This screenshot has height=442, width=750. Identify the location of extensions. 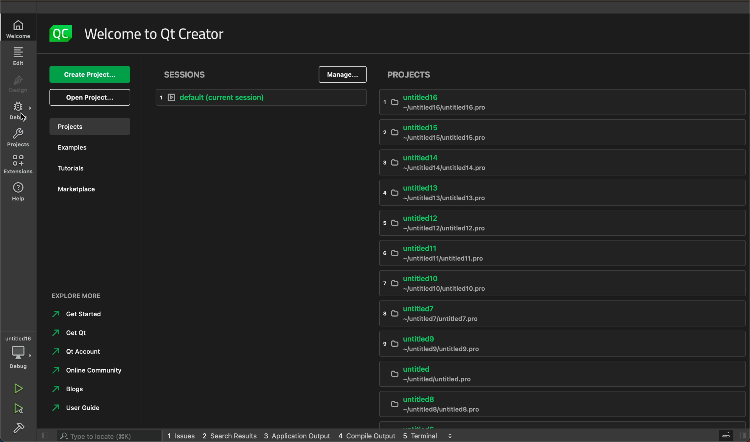
(18, 164).